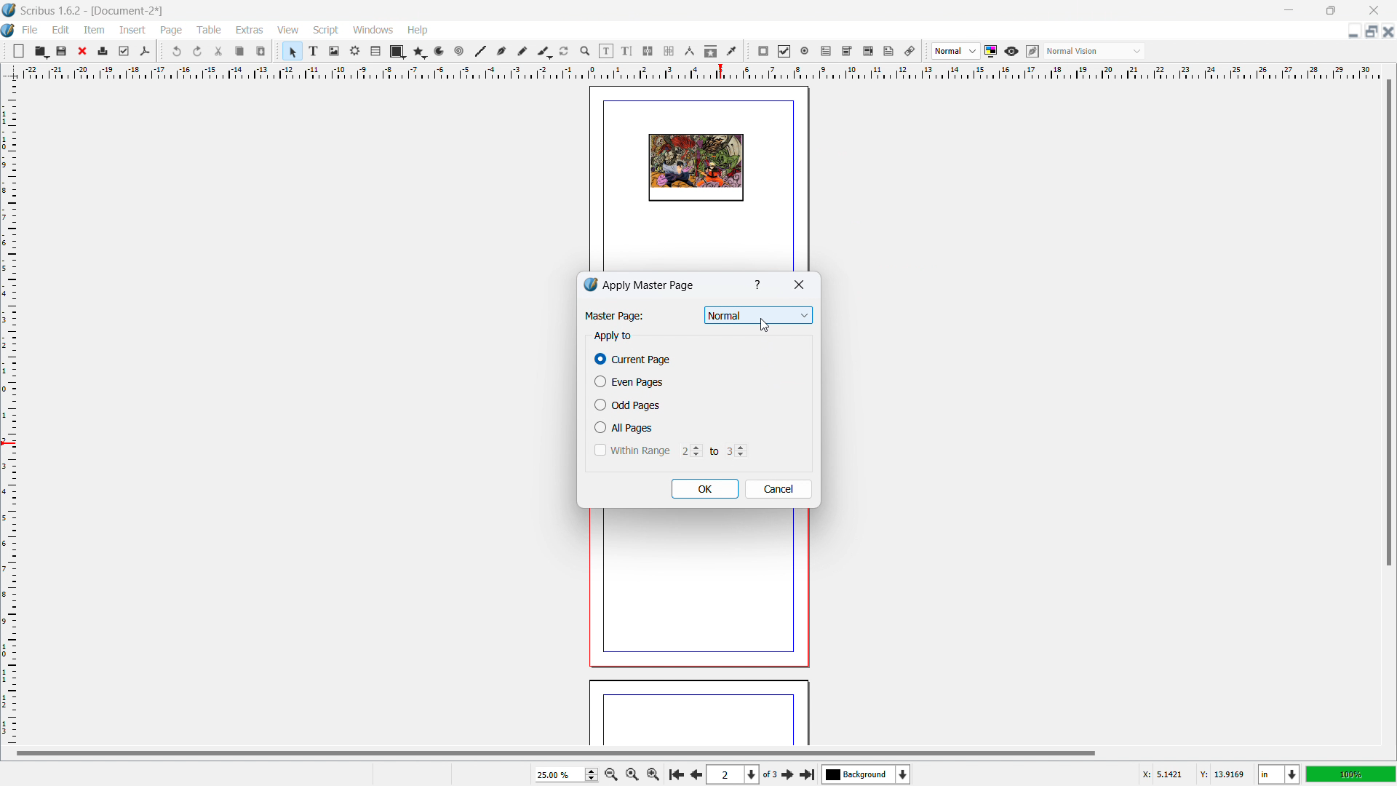 The width and height of the screenshot is (1397, 786). Describe the element at coordinates (711, 51) in the screenshot. I see `copy item properties` at that location.